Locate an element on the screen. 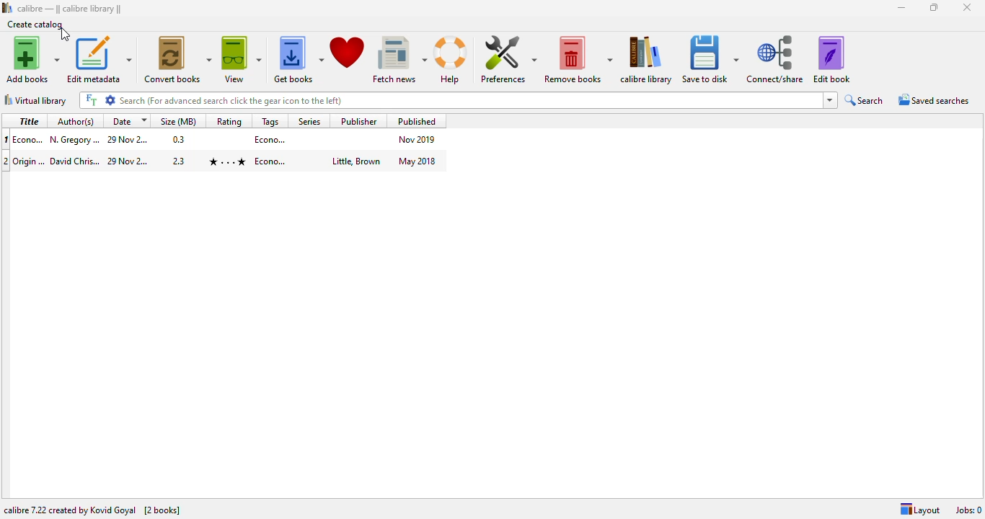 Image resolution: width=985 pixels, height=519 pixels. publisher is located at coordinates (359, 120).